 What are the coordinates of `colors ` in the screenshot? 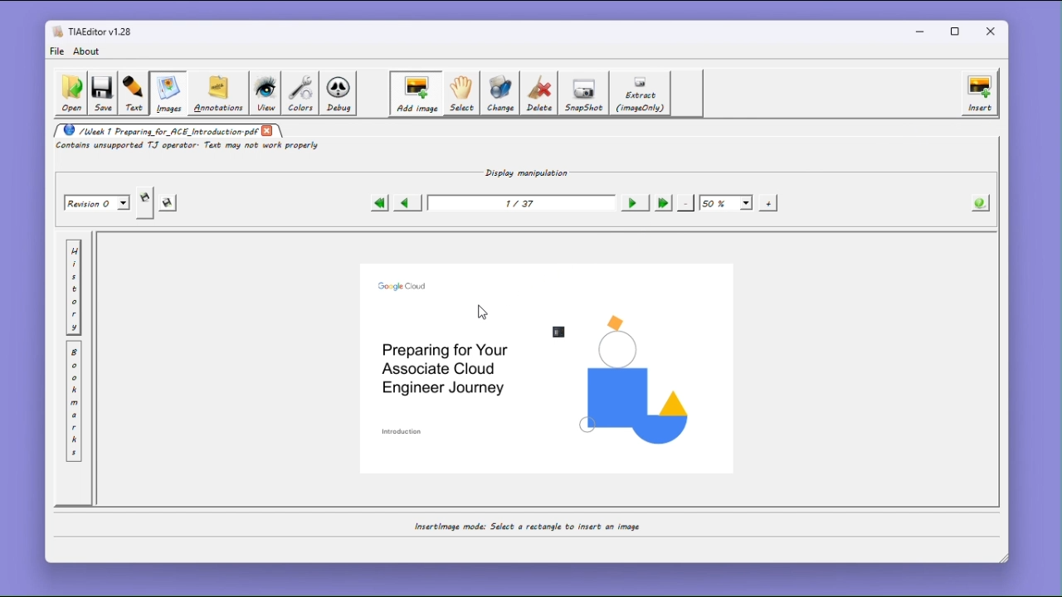 It's located at (300, 93).